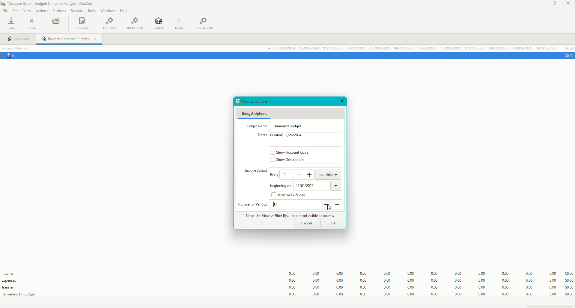 The width and height of the screenshot is (575, 308). What do you see at coordinates (568, 4) in the screenshot?
I see `Close` at bounding box center [568, 4].